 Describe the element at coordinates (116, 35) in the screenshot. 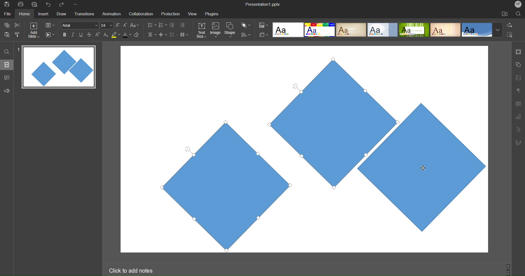

I see `Highlight` at that location.